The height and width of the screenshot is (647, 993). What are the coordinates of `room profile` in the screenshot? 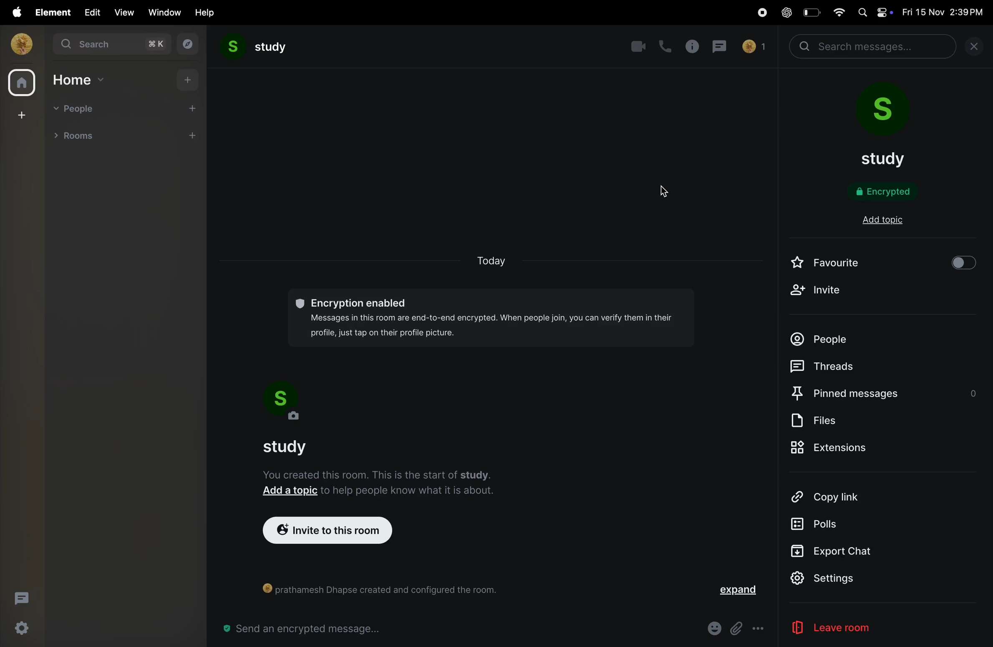 It's located at (890, 113).